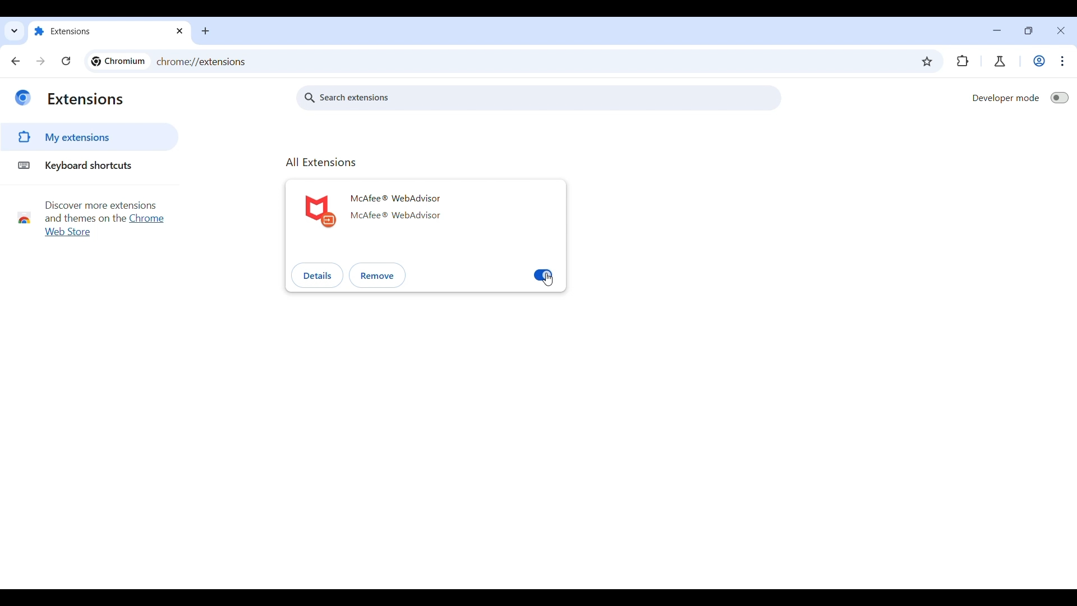  Describe the element at coordinates (1028, 30) in the screenshot. I see `Show interface in a smaller tab` at that location.